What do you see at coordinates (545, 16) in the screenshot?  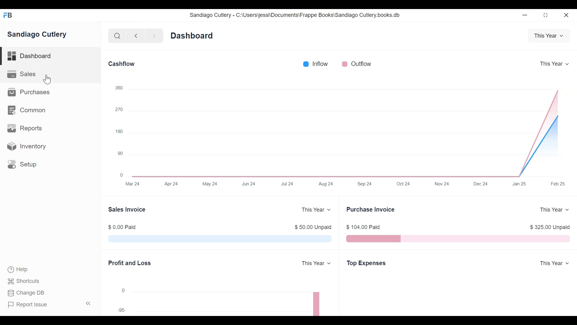 I see `Restore` at bounding box center [545, 16].